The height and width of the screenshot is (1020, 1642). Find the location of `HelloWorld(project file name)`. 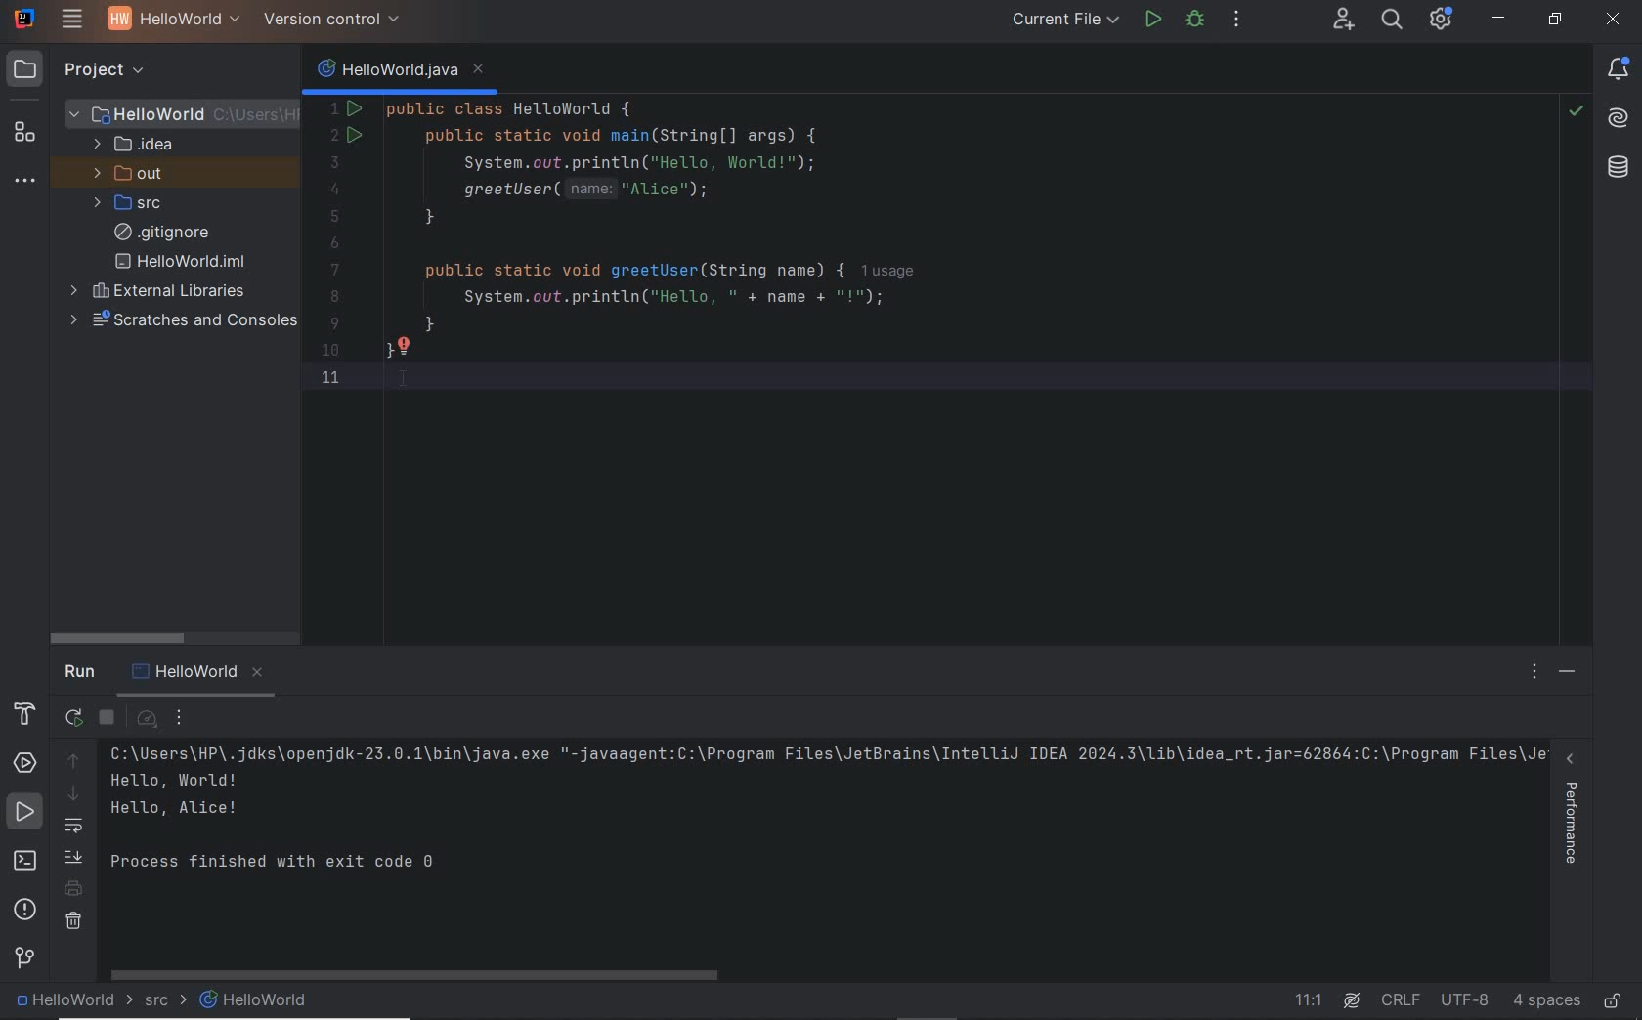

HelloWorld(project file name) is located at coordinates (194, 669).